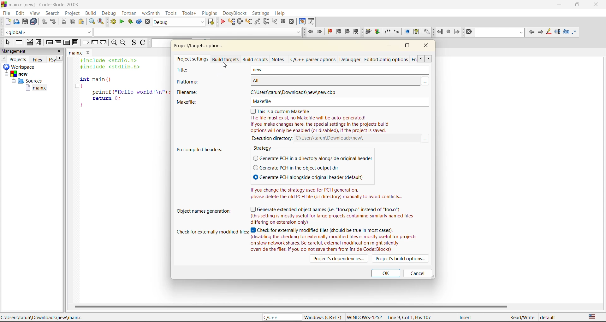 The height and width of the screenshot is (322, 606). I want to click on Insert, so click(475, 317).